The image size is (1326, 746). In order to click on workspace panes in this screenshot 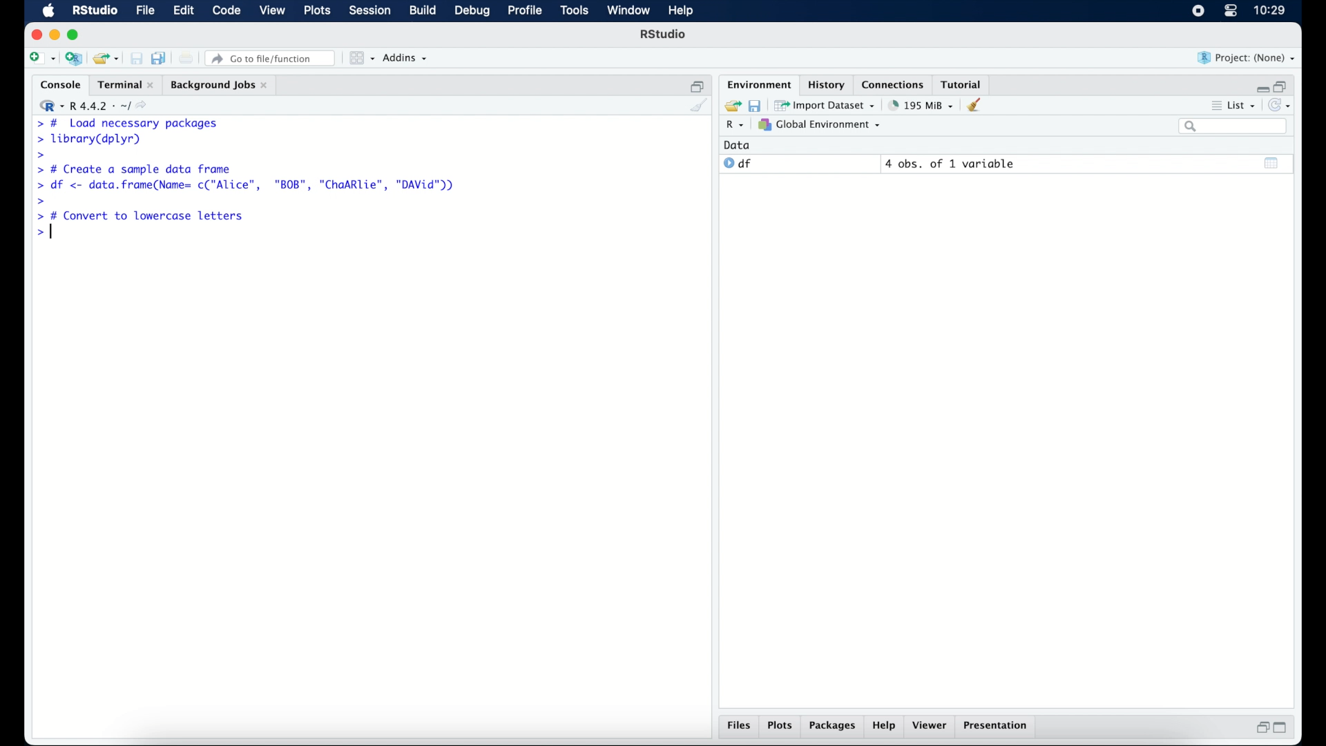, I will do `click(361, 58)`.